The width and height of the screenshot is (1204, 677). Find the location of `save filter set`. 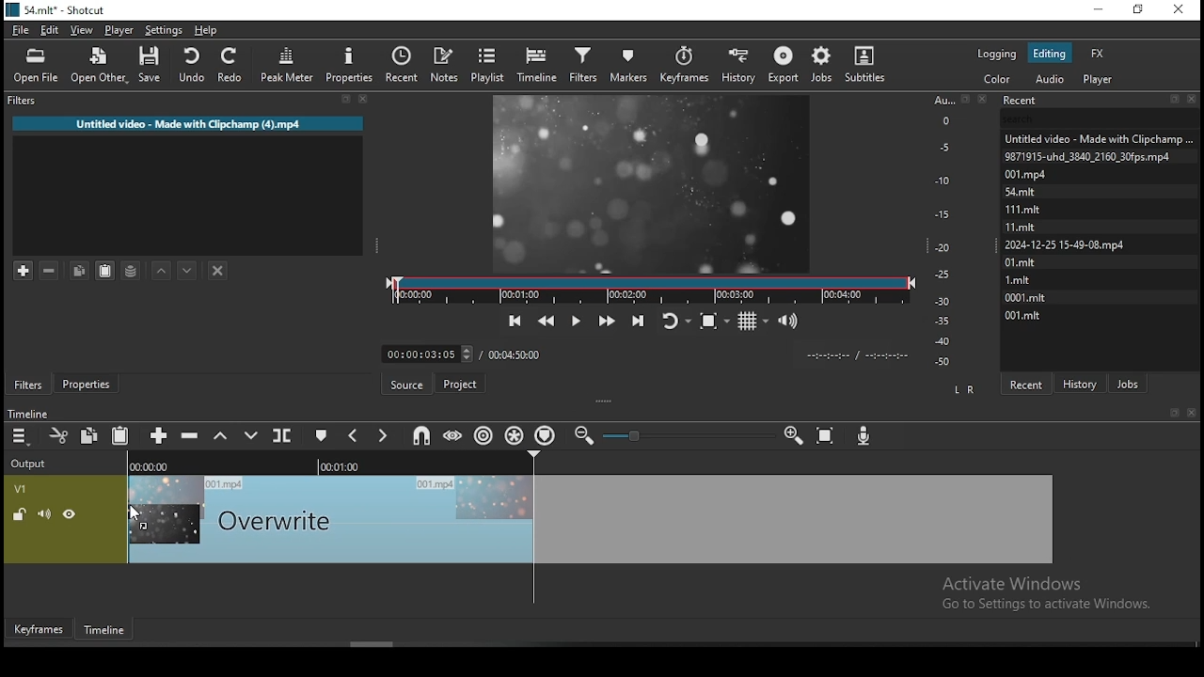

save filter set is located at coordinates (132, 271).